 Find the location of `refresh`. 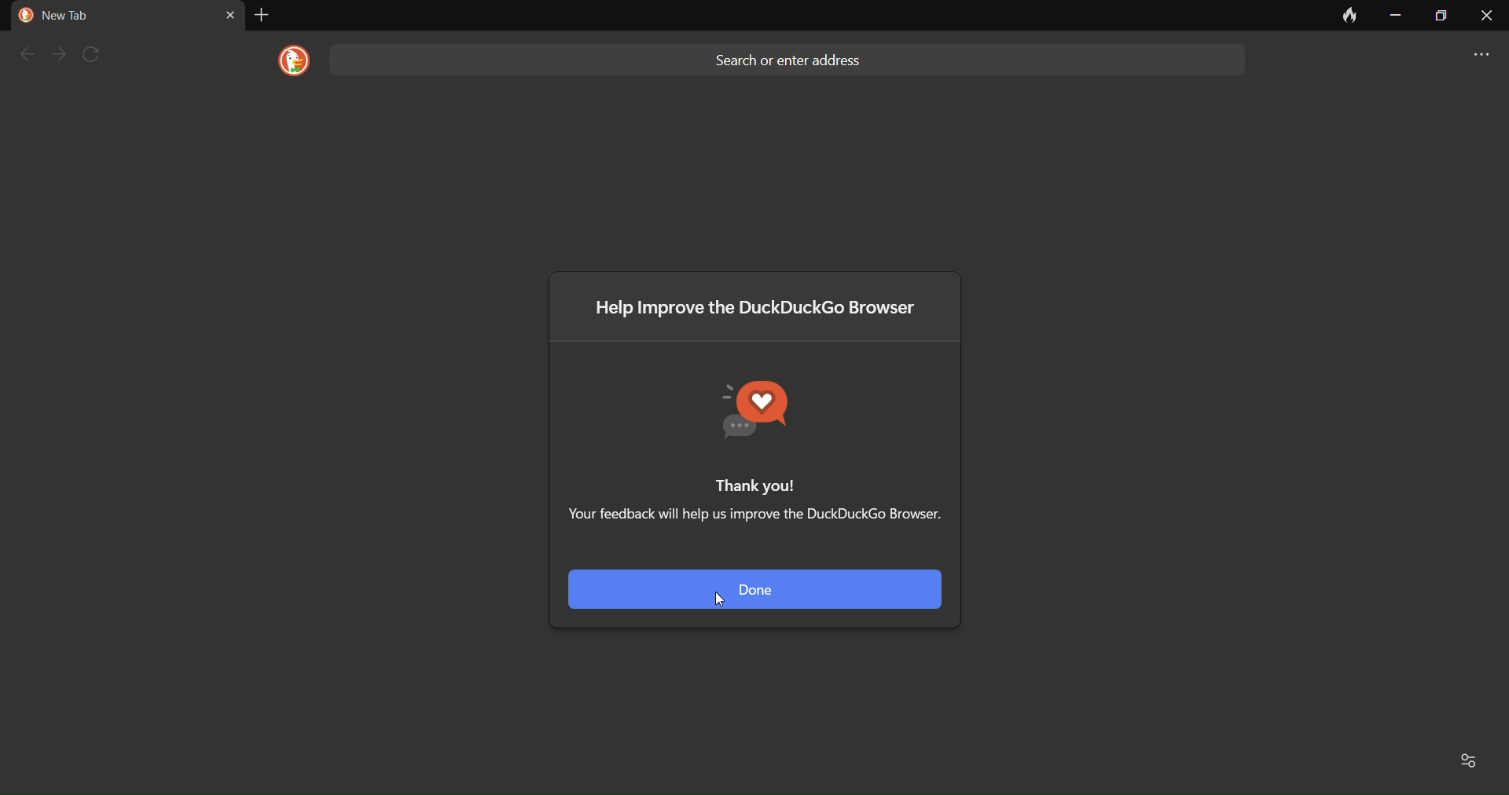

refresh is located at coordinates (97, 54).